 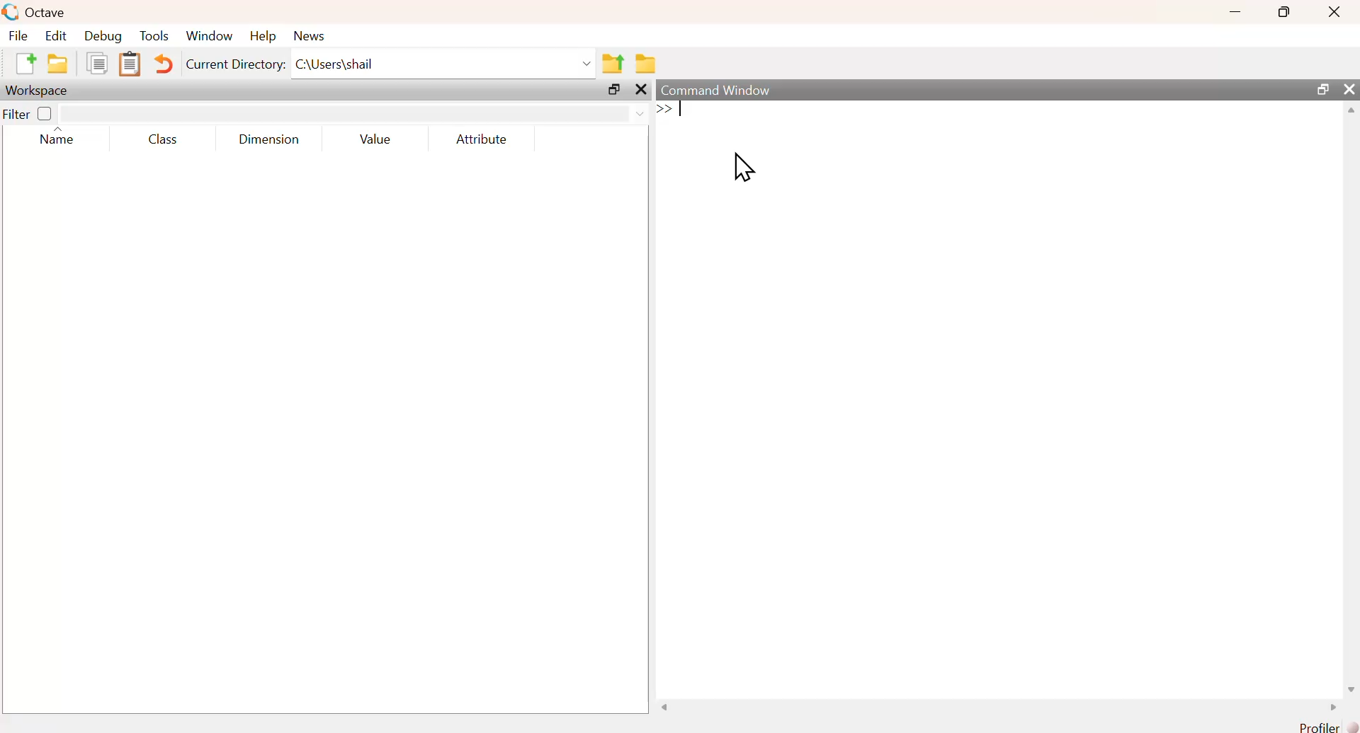 What do you see at coordinates (1283, 11) in the screenshot?
I see `maximize` at bounding box center [1283, 11].